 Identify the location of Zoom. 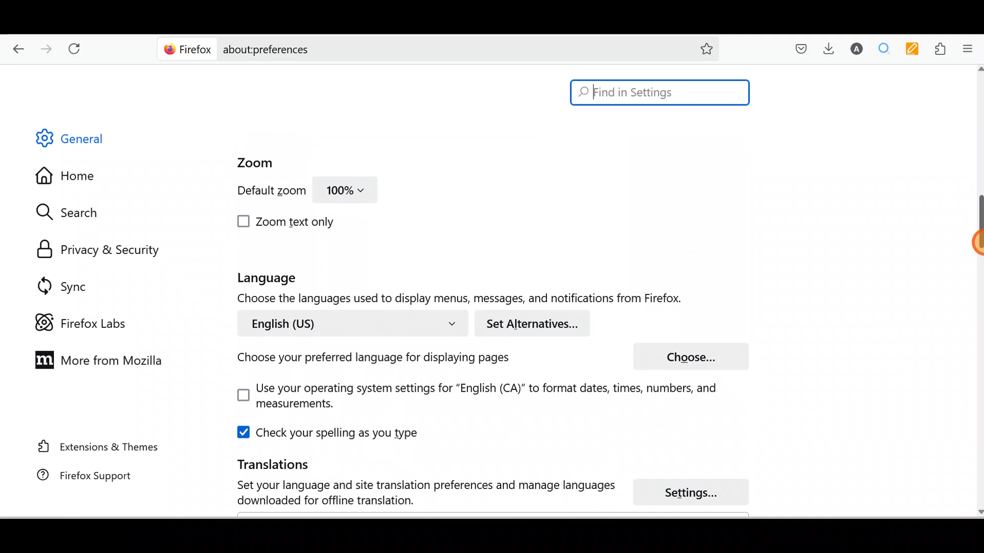
(250, 163).